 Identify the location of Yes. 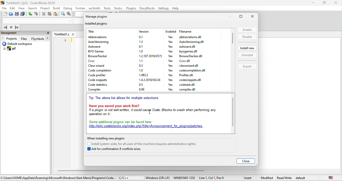
(169, 47).